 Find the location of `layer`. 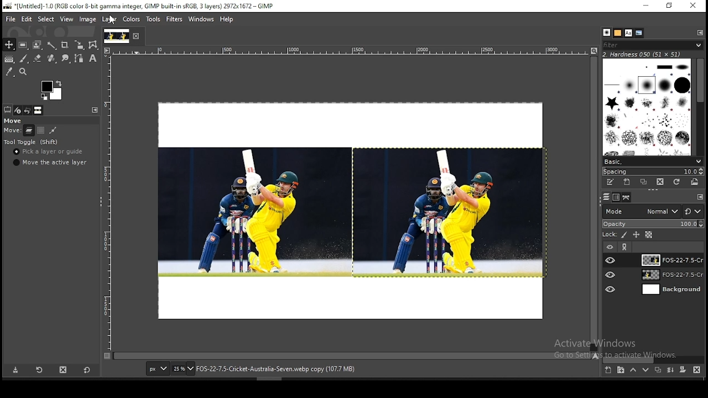

layer is located at coordinates (108, 20).